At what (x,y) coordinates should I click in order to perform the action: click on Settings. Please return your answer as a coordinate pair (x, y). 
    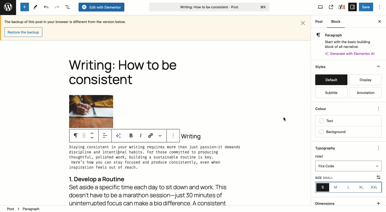
    Looking at the image, I should click on (352, 7).